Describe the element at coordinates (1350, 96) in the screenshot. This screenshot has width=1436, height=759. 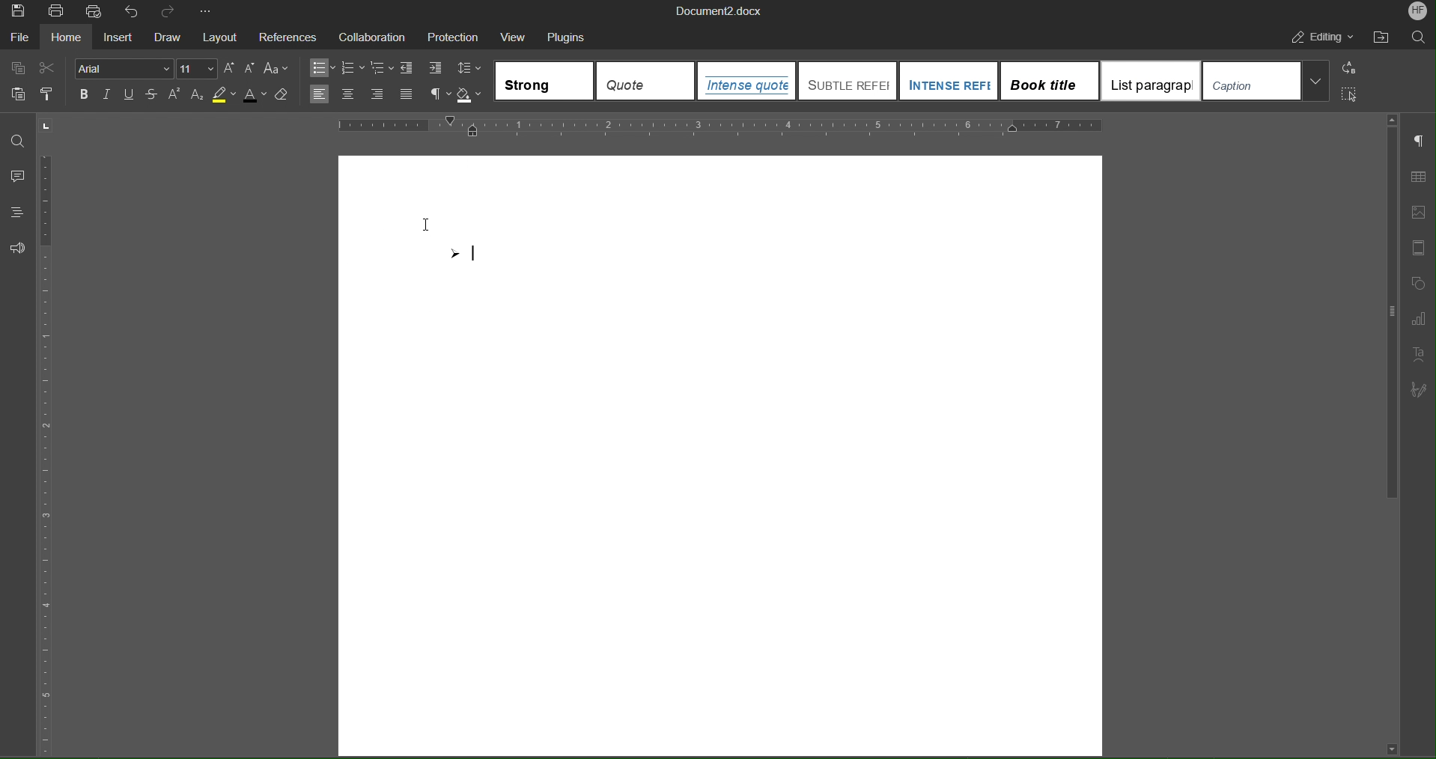
I see `Select All` at that location.